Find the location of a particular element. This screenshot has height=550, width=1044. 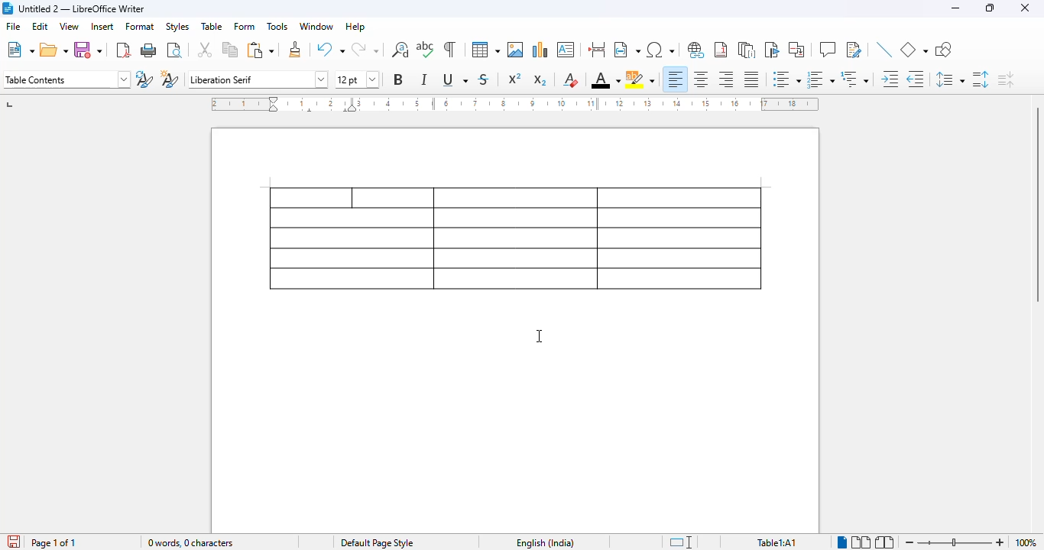

view is located at coordinates (69, 26).